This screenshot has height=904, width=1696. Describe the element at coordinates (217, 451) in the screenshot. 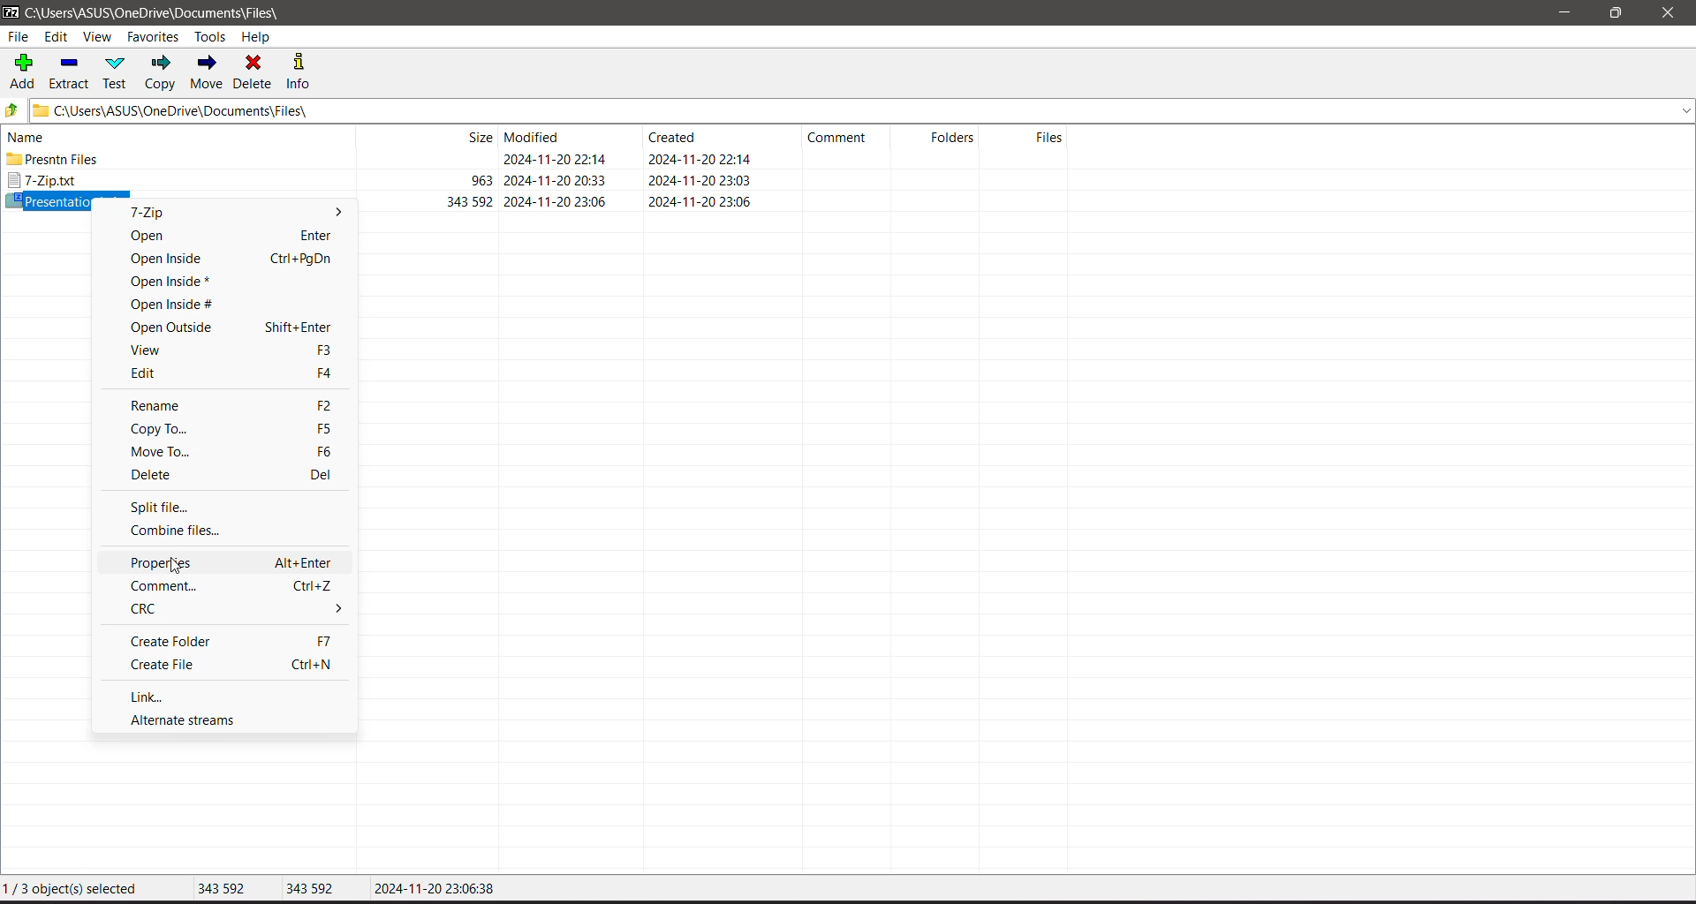

I see `Move To` at that location.